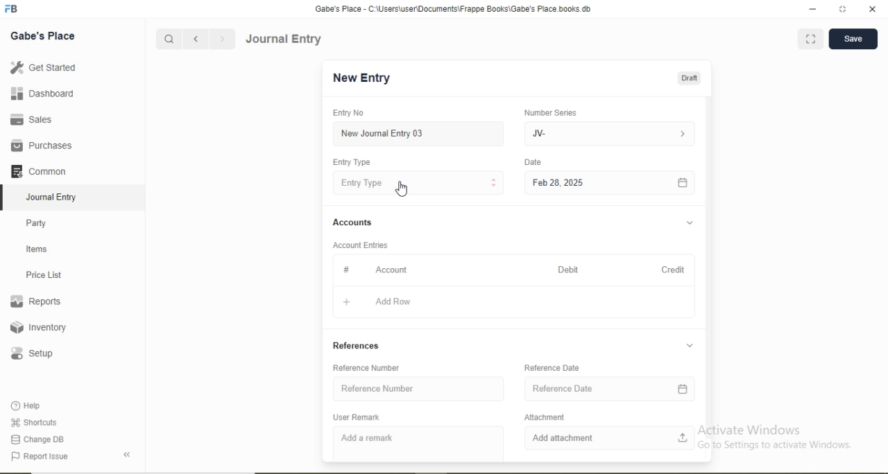  Describe the element at coordinates (31, 353) in the screenshot. I see `Setup` at that location.